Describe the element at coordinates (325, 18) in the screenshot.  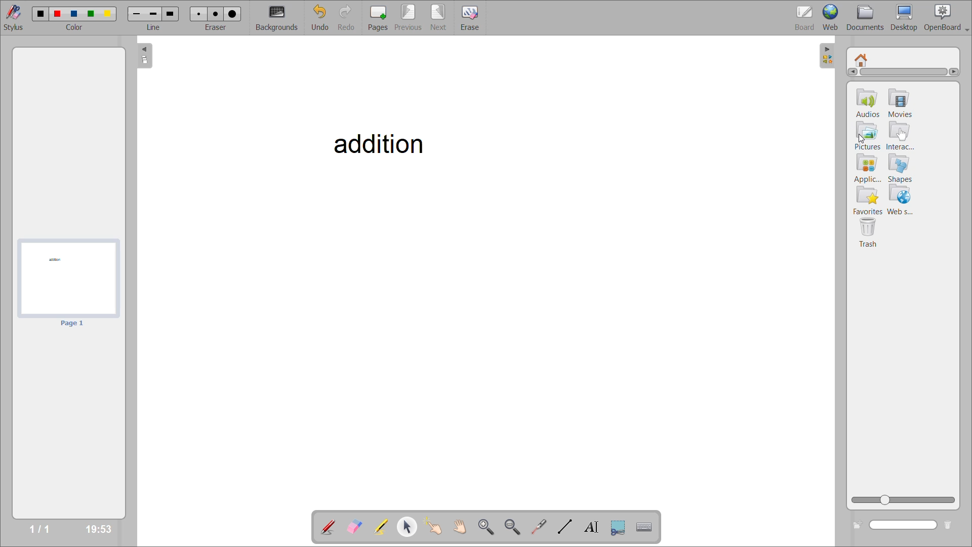
I see `undo` at that location.